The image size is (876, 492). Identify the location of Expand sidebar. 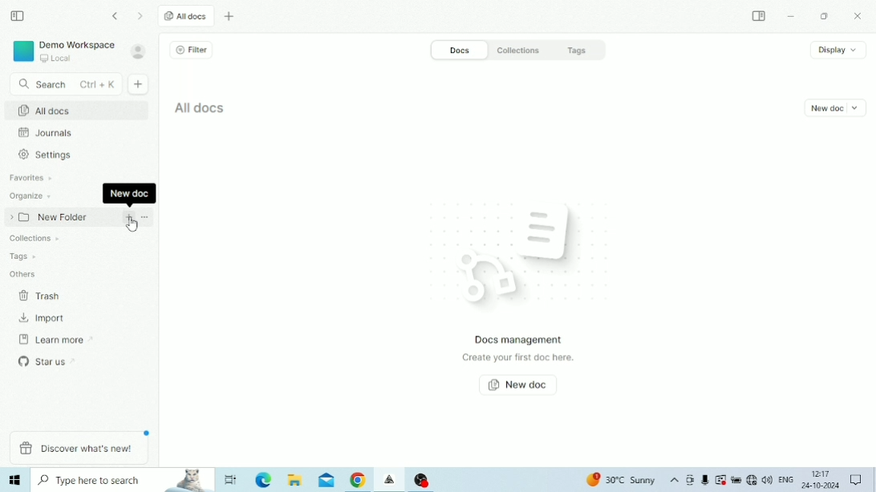
(760, 15).